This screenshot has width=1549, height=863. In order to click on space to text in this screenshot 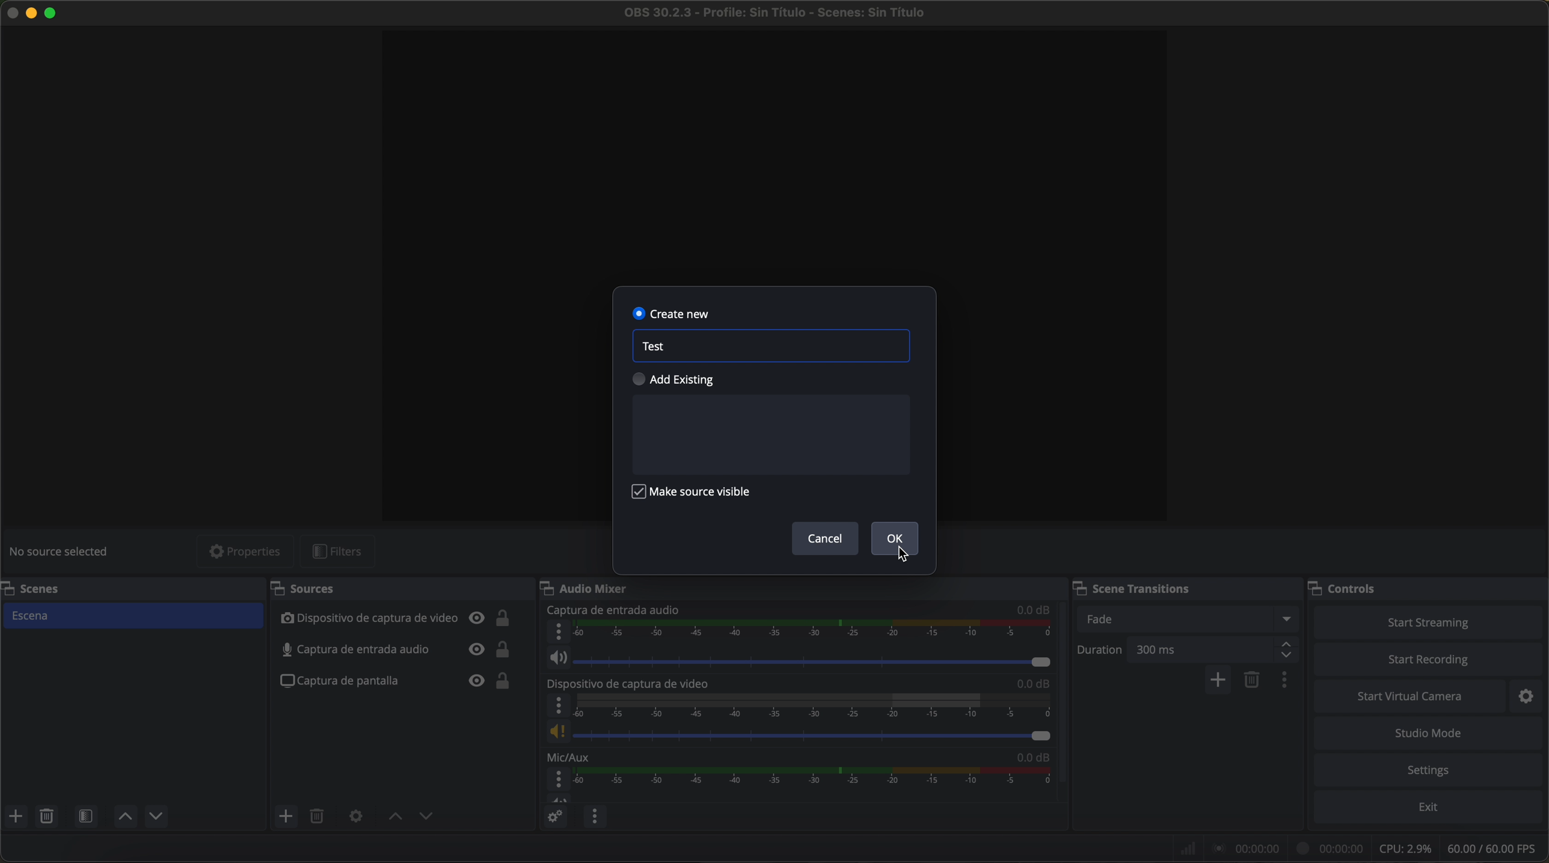, I will do `click(768, 434)`.